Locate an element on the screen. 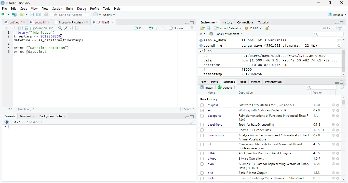 This screenshot has width=348, height=183. minimize is located at coordinates (337, 82).